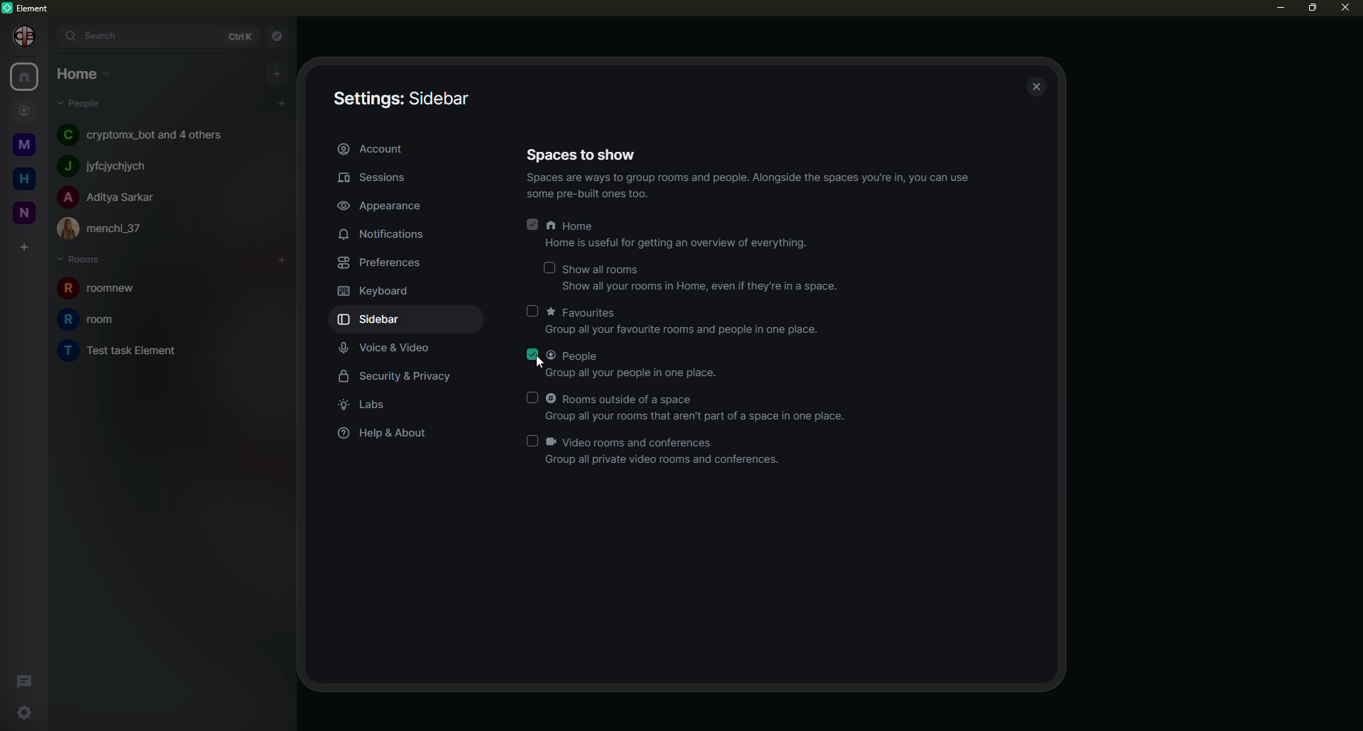 This screenshot has width=1363, height=731. Describe the element at coordinates (234, 33) in the screenshot. I see `ctrl K` at that location.